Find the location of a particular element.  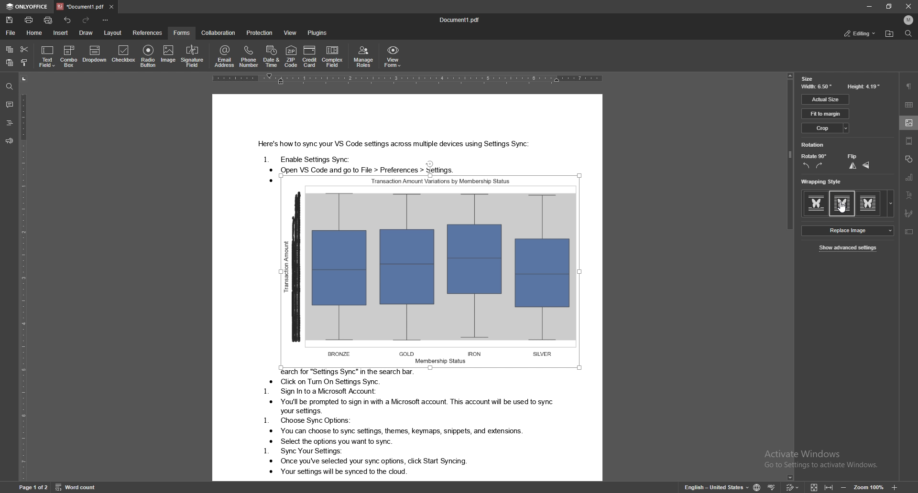

flip is located at coordinates (852, 156).